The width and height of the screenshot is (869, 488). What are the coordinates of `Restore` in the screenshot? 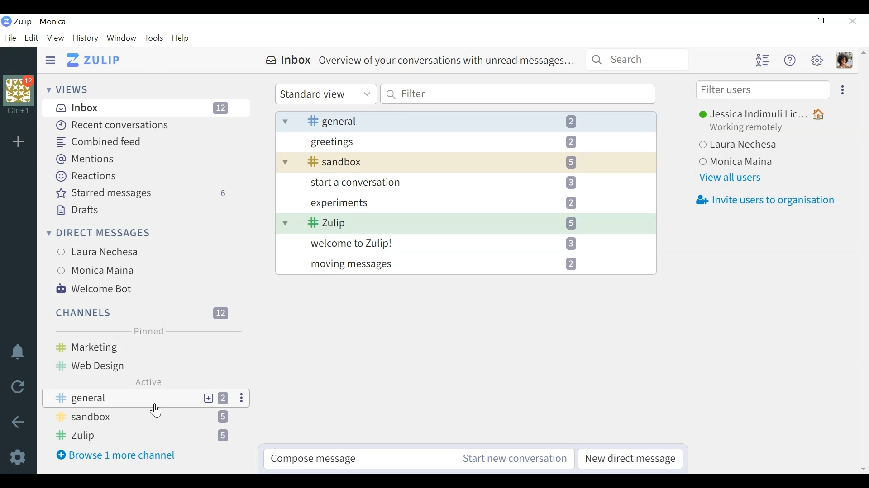 It's located at (820, 22).